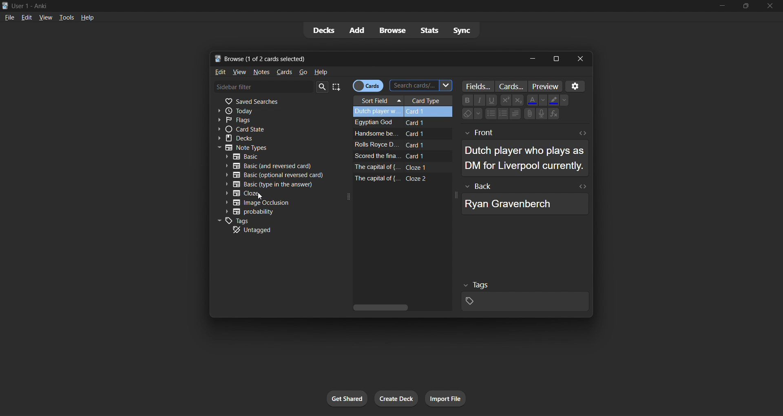 This screenshot has width=783, height=416. I want to click on cards toggle, so click(369, 86).